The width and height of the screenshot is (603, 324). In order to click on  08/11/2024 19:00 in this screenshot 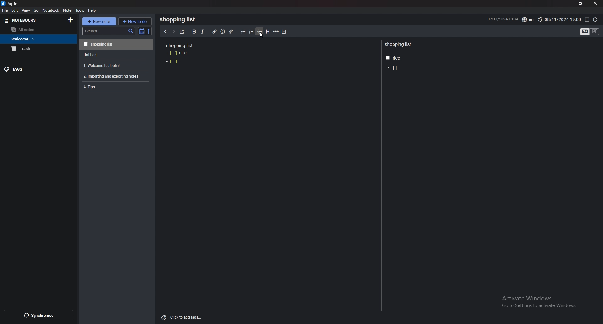, I will do `click(559, 19)`.